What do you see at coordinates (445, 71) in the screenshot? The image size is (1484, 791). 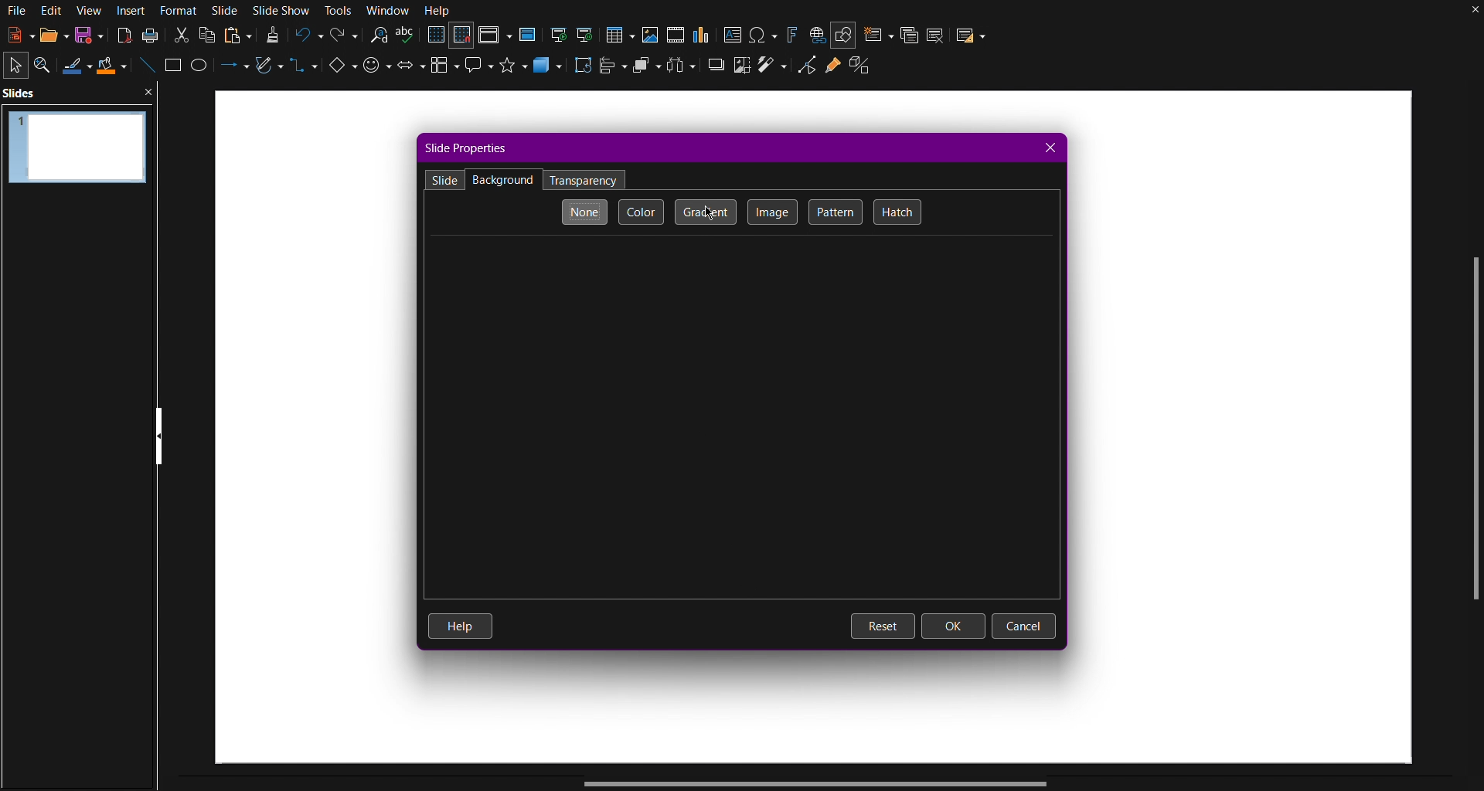 I see `Flowcharts` at bounding box center [445, 71].